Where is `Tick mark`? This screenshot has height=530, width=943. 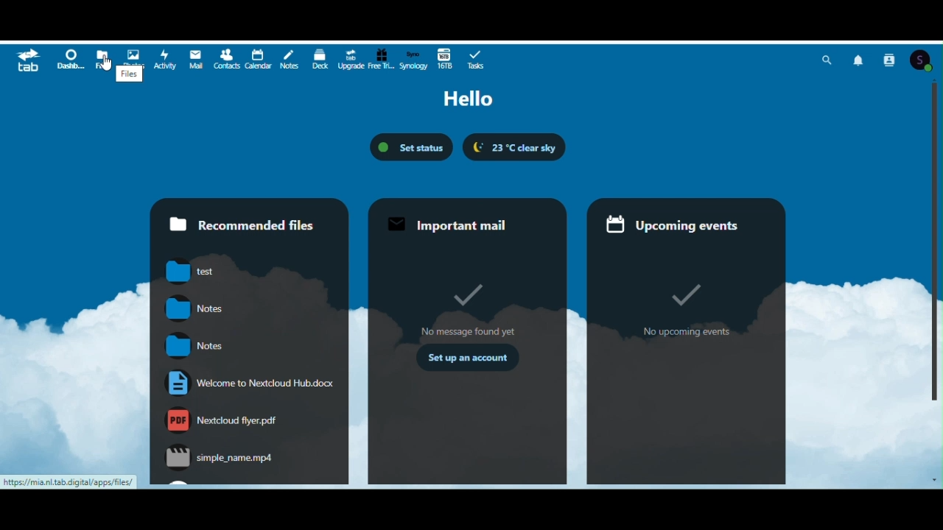
Tick mark is located at coordinates (471, 297).